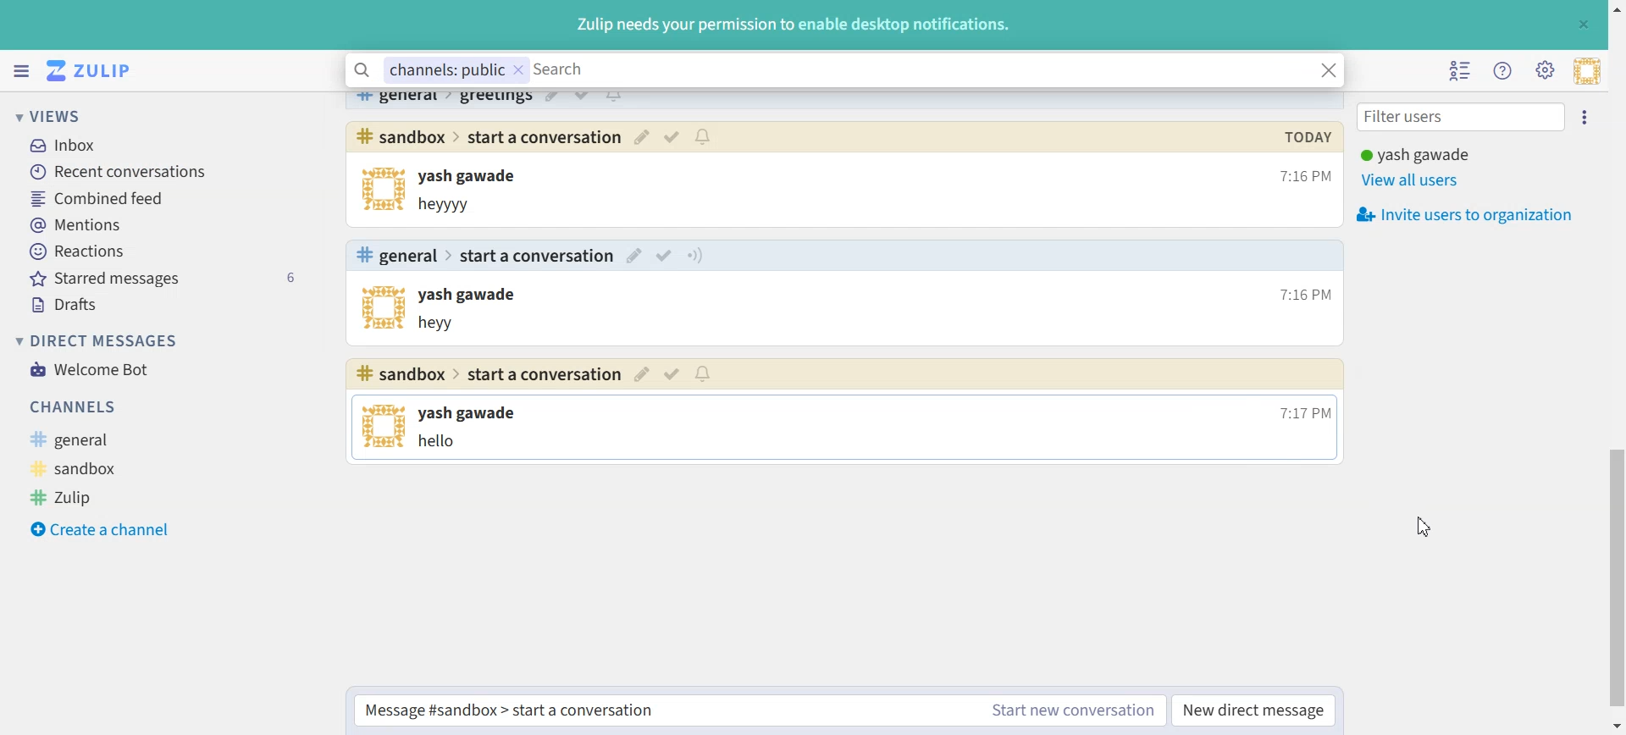 Image resolution: width=1626 pixels, height=735 pixels. I want to click on Mentions, so click(168, 224).